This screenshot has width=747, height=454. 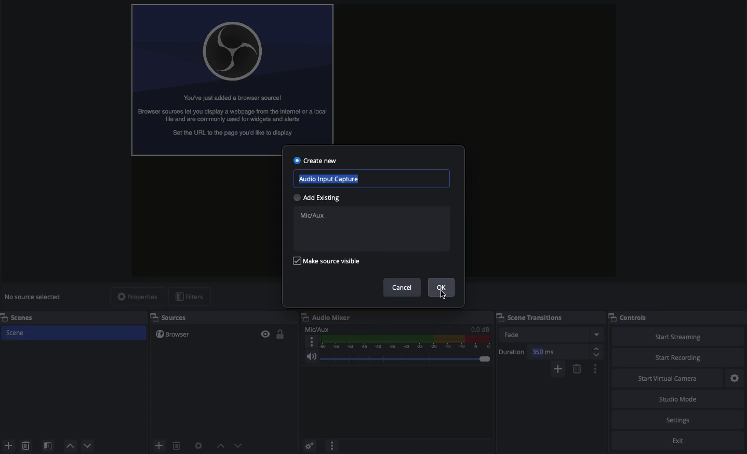 What do you see at coordinates (88, 445) in the screenshot?
I see `Down` at bounding box center [88, 445].